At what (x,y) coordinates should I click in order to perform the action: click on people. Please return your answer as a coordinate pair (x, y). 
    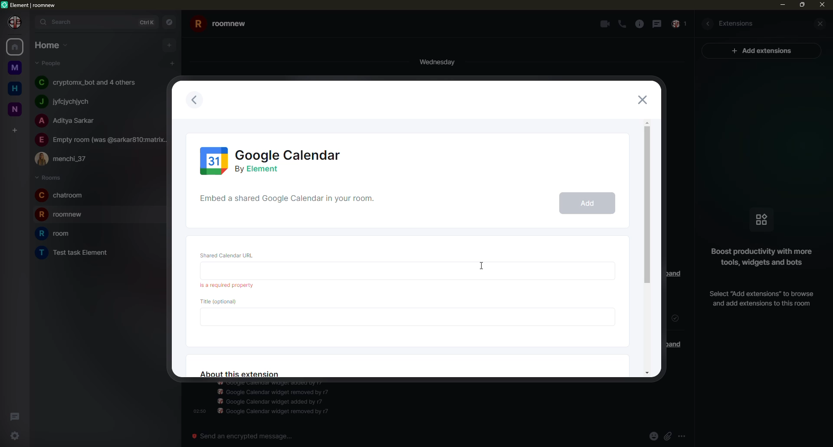
    Looking at the image, I should click on (102, 140).